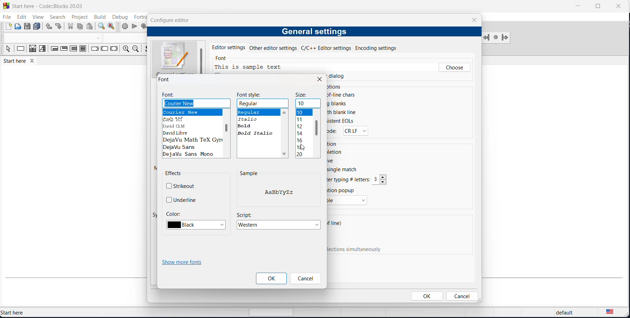  Describe the element at coordinates (112, 26) in the screenshot. I see `replace` at that location.